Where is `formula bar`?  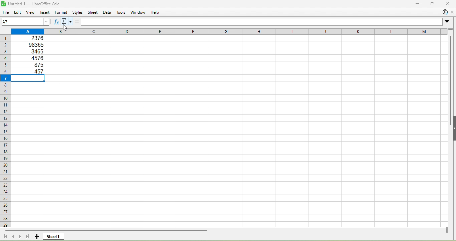
formula bar is located at coordinates (266, 22).